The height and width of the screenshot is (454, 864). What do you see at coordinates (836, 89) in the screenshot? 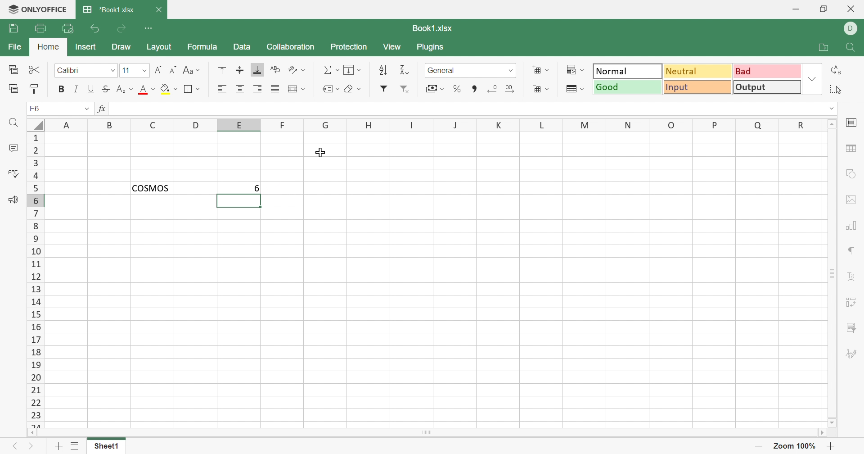
I see `Select all` at bounding box center [836, 89].